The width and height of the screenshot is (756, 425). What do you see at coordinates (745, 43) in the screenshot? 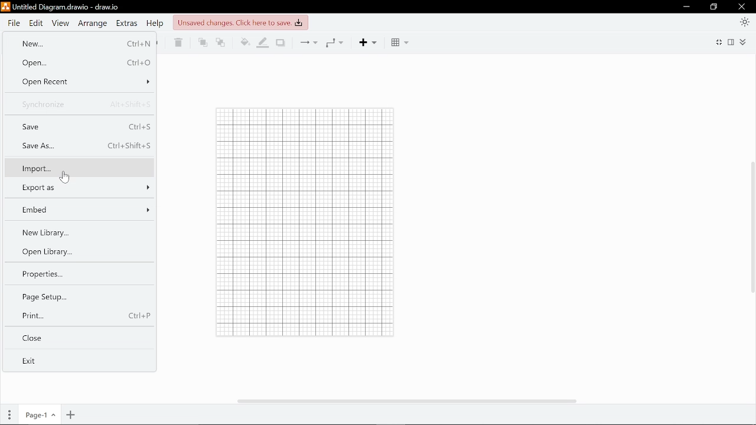
I see `Expand/collapse` at bounding box center [745, 43].